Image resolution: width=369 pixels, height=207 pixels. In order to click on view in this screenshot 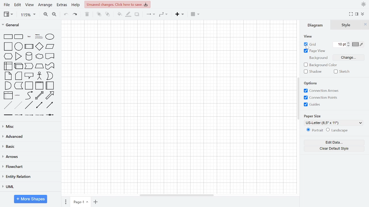, I will do `click(30, 5)`.